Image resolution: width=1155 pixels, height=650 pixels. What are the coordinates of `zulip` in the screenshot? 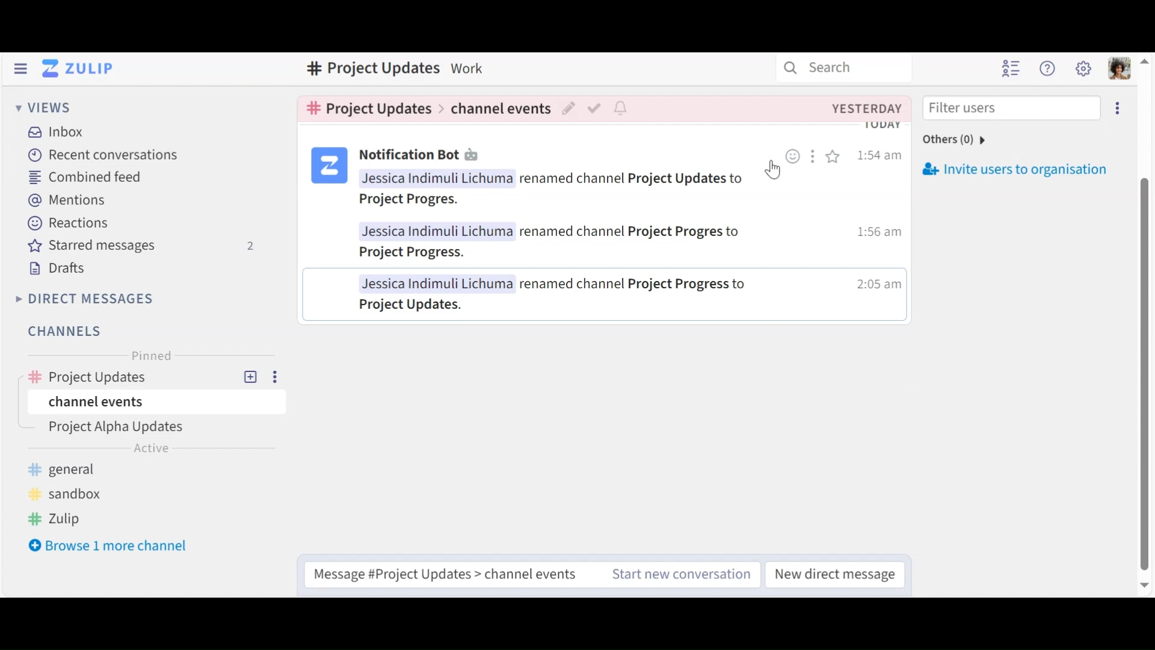 It's located at (57, 517).